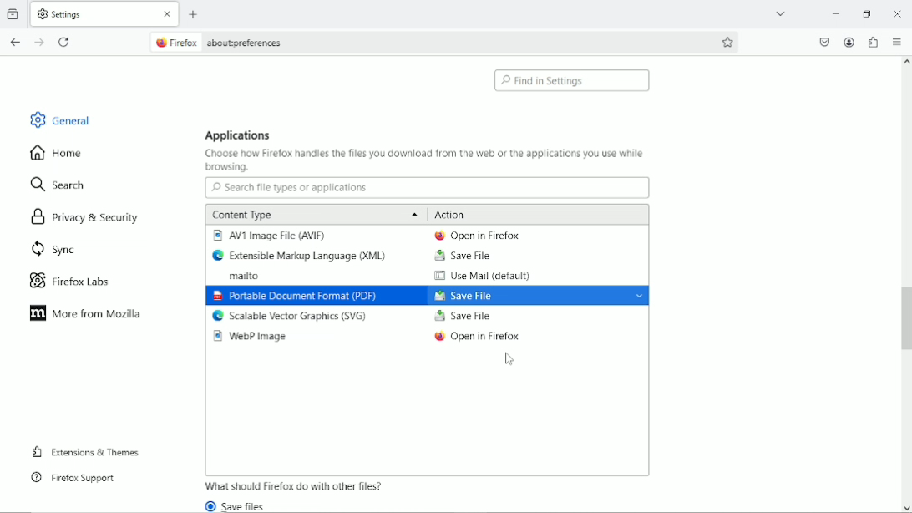 Image resolution: width=912 pixels, height=513 pixels. I want to click on settings tab, so click(106, 13).